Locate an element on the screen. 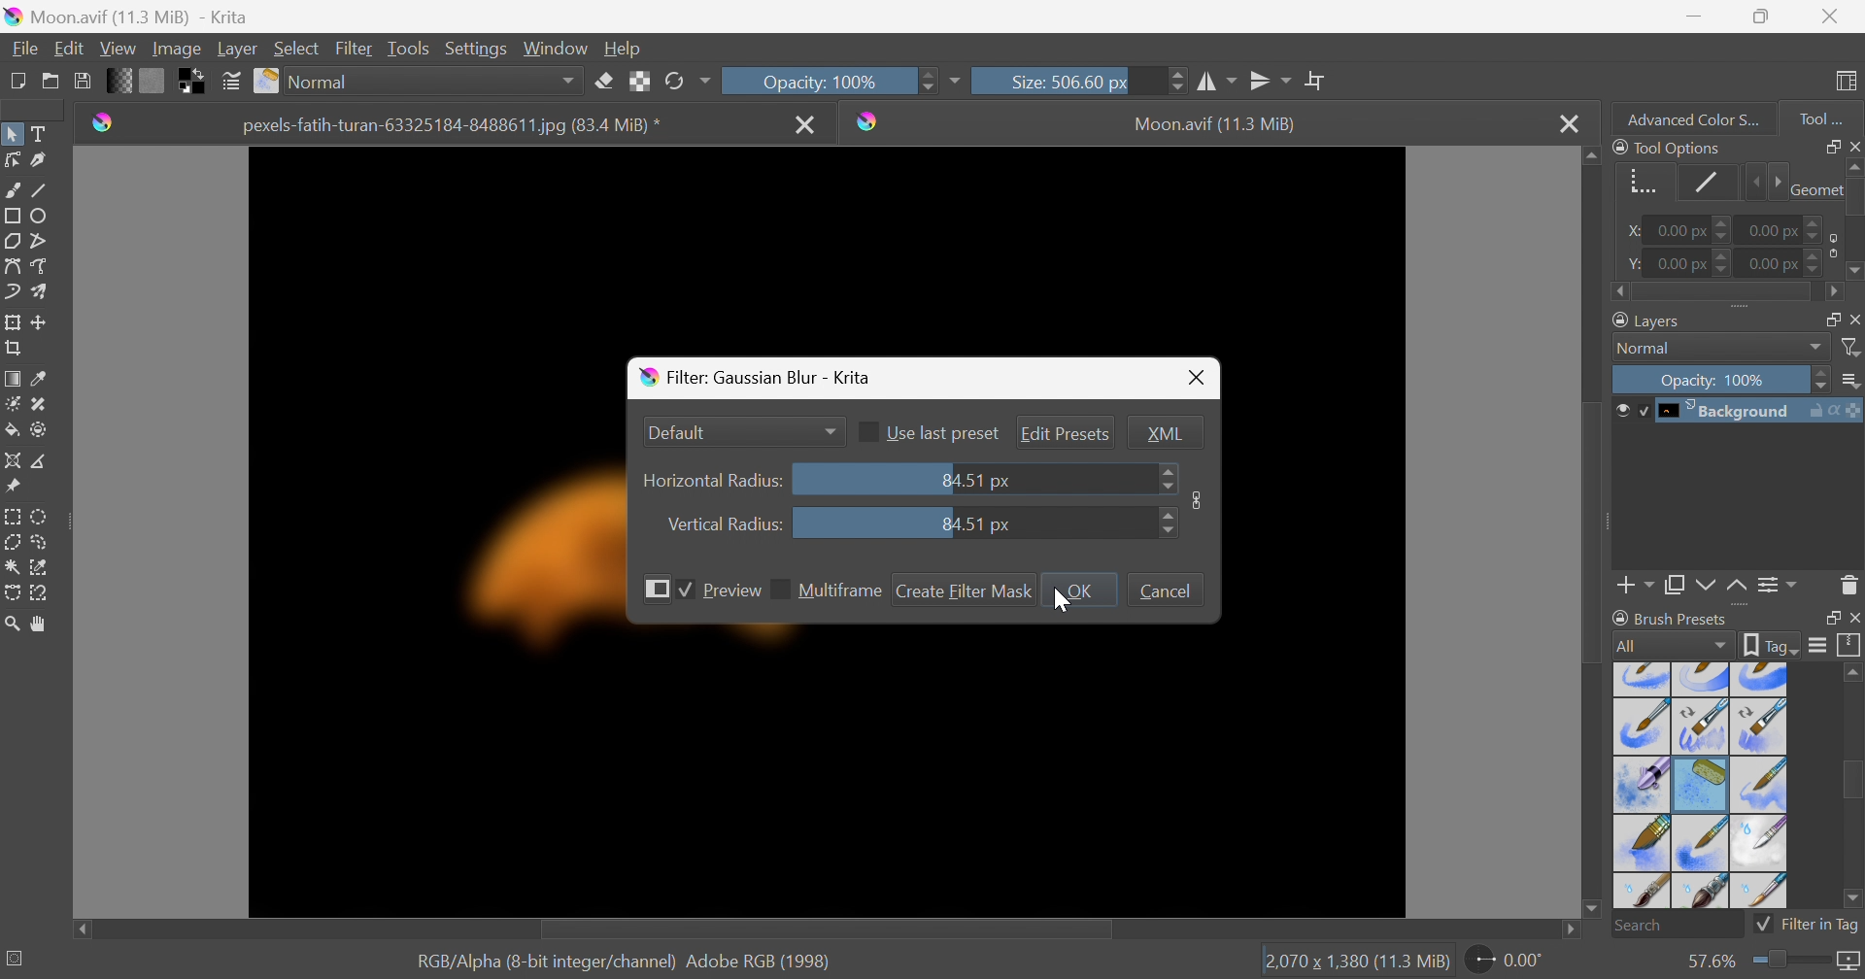 Image resolution: width=1865 pixels, height=979 pixels. Crop an image to an area is located at coordinates (12, 346).